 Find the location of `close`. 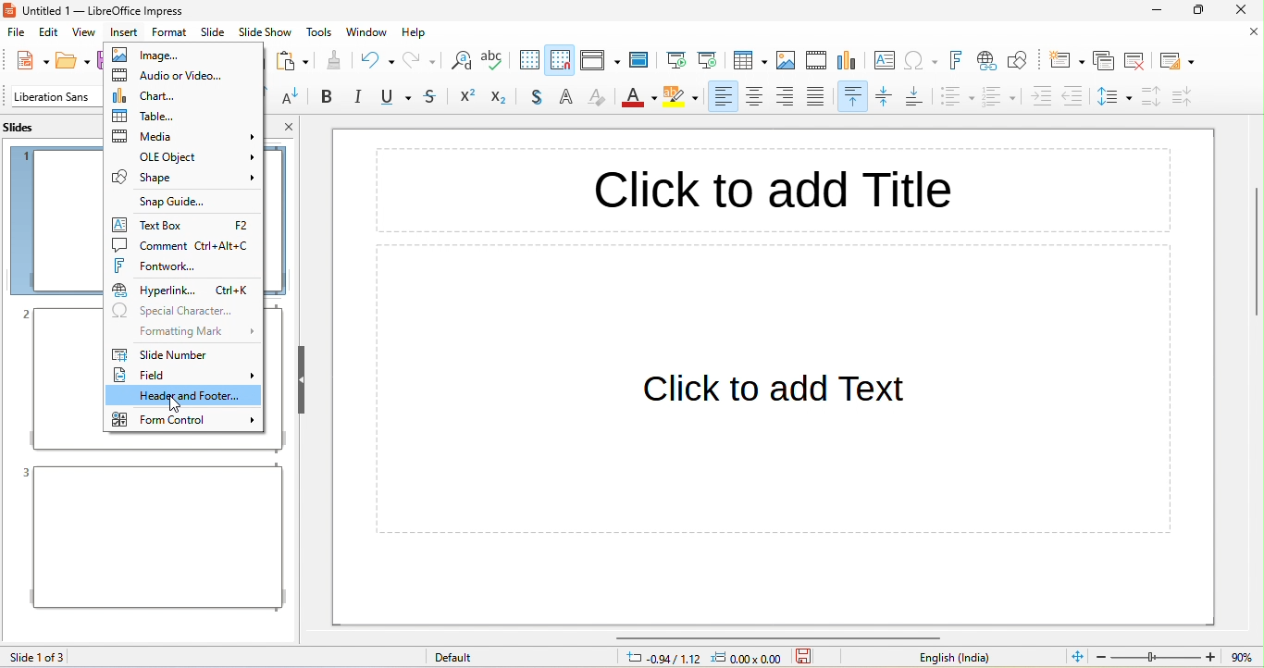

close is located at coordinates (289, 126).